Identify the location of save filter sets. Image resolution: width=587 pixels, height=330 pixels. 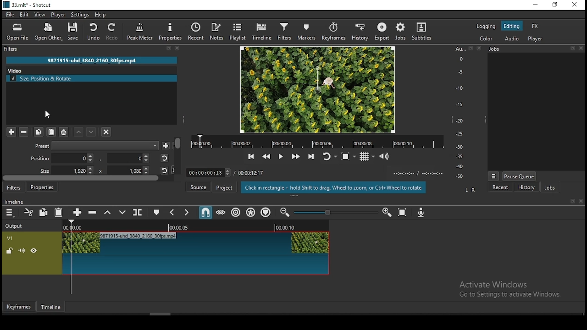
(64, 132).